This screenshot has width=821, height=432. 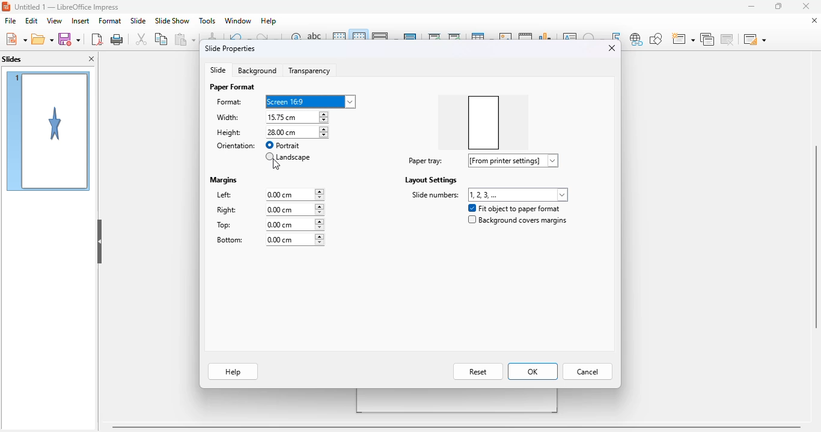 What do you see at coordinates (307, 71) in the screenshot?
I see `transparency` at bounding box center [307, 71].